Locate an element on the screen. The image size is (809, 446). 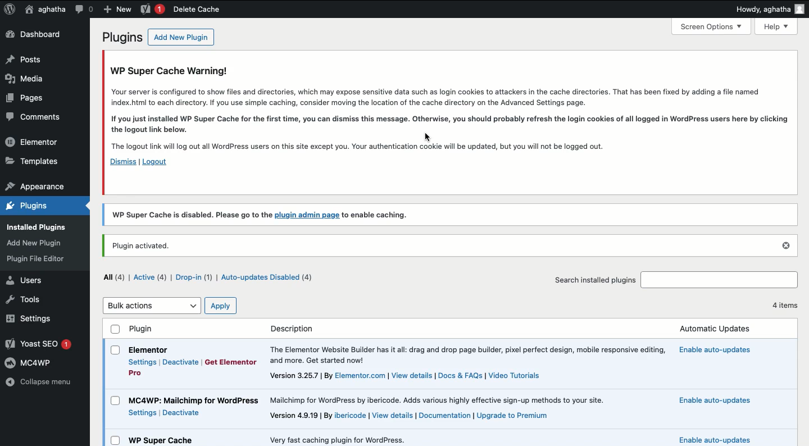
Users is located at coordinates (28, 280).